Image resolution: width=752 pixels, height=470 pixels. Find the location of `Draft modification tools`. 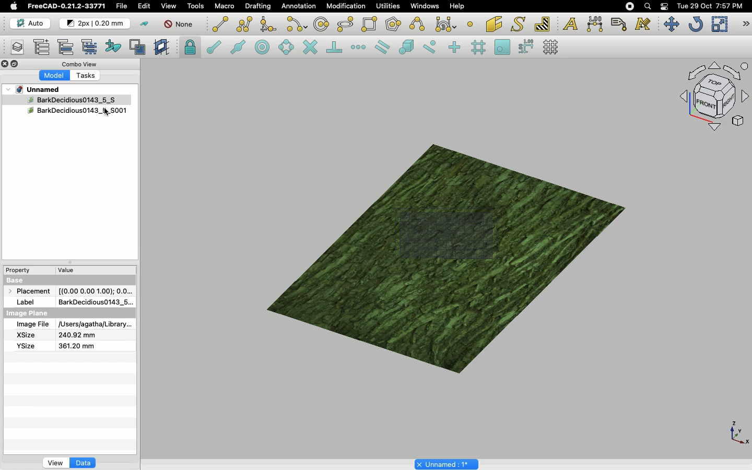

Draft modification tools is located at coordinates (745, 25).